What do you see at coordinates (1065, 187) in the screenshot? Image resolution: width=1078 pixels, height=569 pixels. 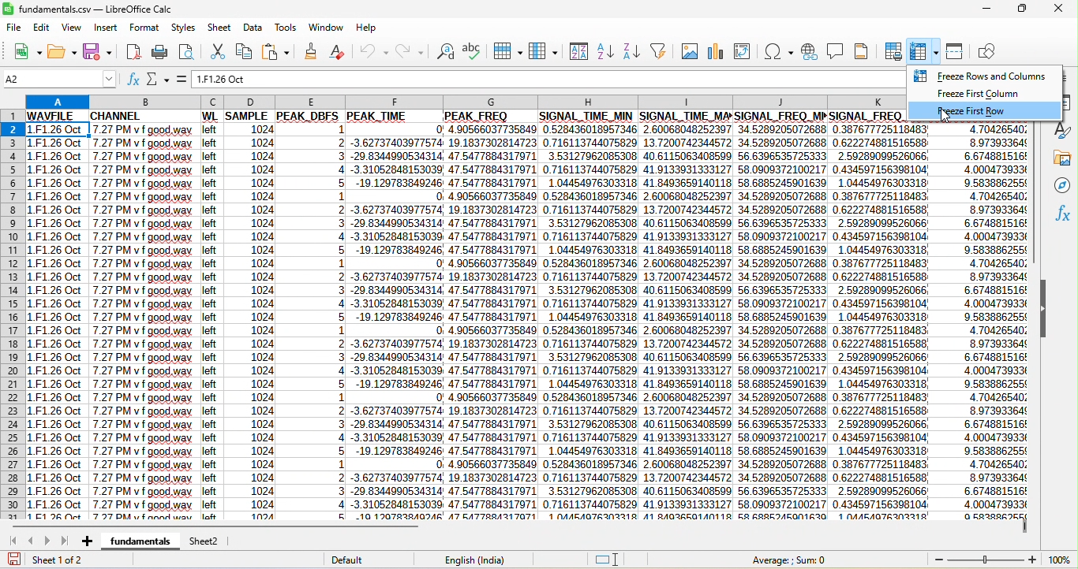 I see `navigator` at bounding box center [1065, 187].